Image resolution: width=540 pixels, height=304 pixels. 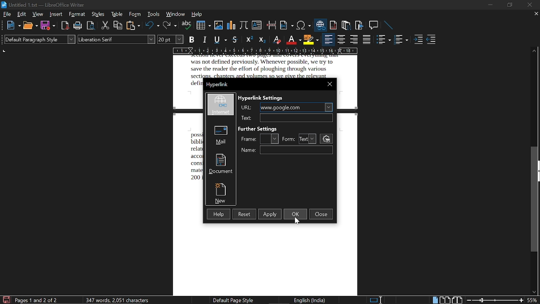 I want to click on move down, so click(x=535, y=293).